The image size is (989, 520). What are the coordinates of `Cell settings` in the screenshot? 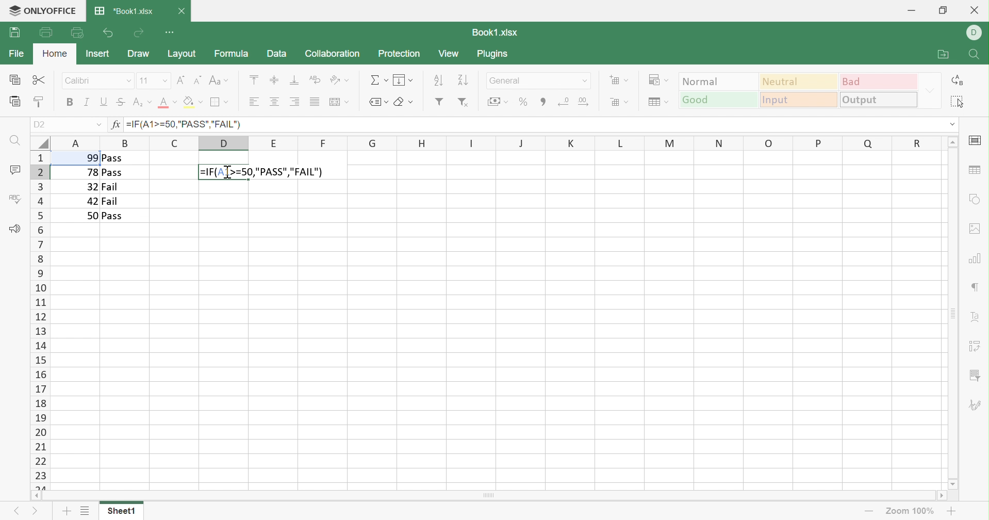 It's located at (974, 141).